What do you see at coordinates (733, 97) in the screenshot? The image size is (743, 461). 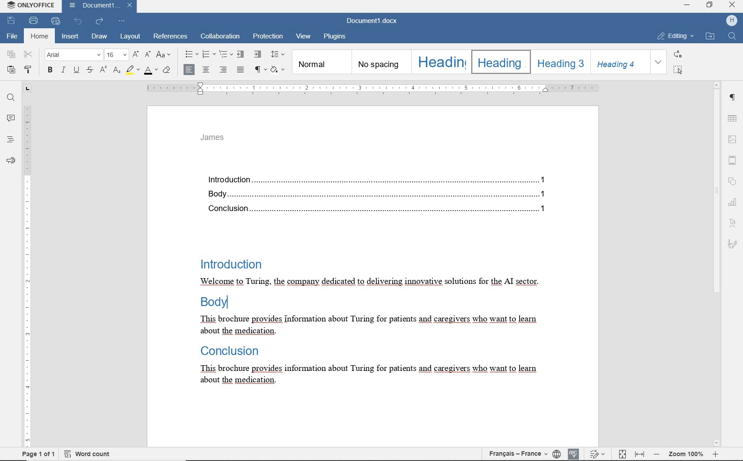 I see `PARAGRAPH SETTINGS` at bounding box center [733, 97].